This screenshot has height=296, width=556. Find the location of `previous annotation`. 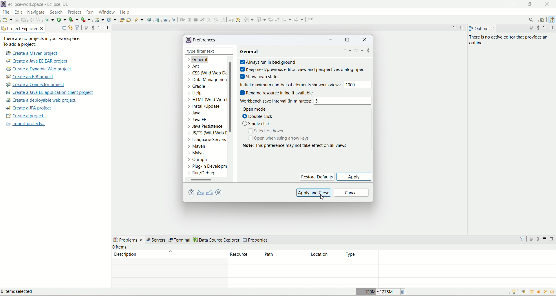

previous annotation is located at coordinates (261, 19).